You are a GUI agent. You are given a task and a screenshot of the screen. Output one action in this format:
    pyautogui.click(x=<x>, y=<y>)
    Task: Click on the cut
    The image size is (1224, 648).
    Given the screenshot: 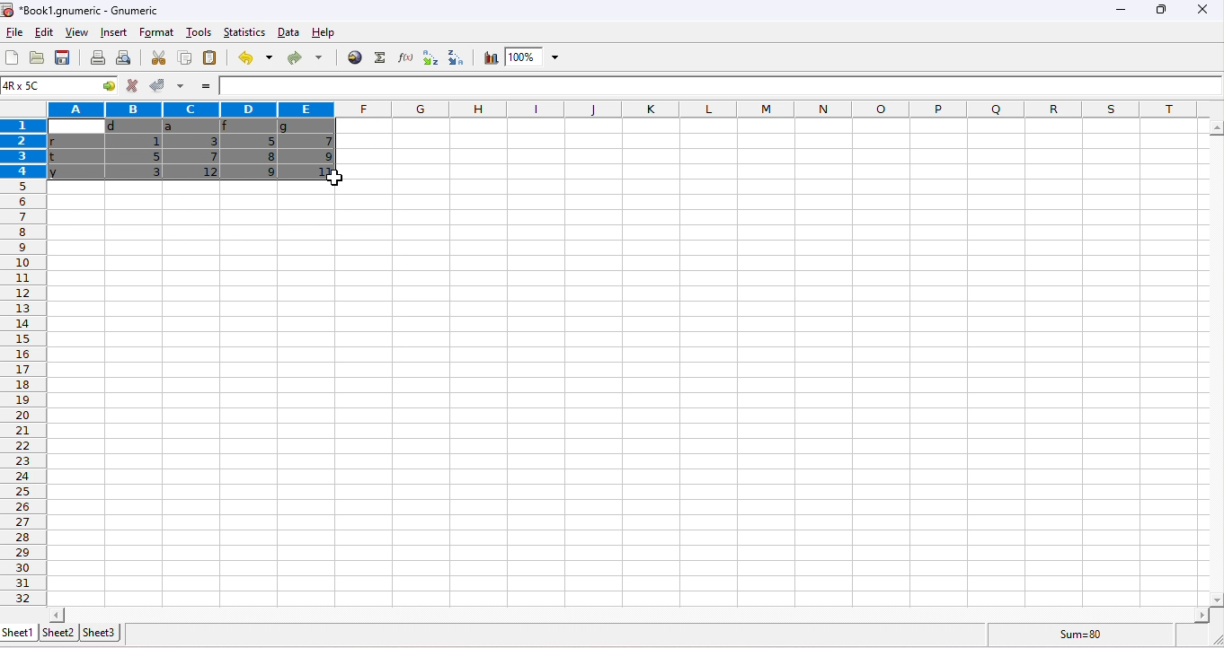 What is the action you would take?
    pyautogui.click(x=161, y=57)
    